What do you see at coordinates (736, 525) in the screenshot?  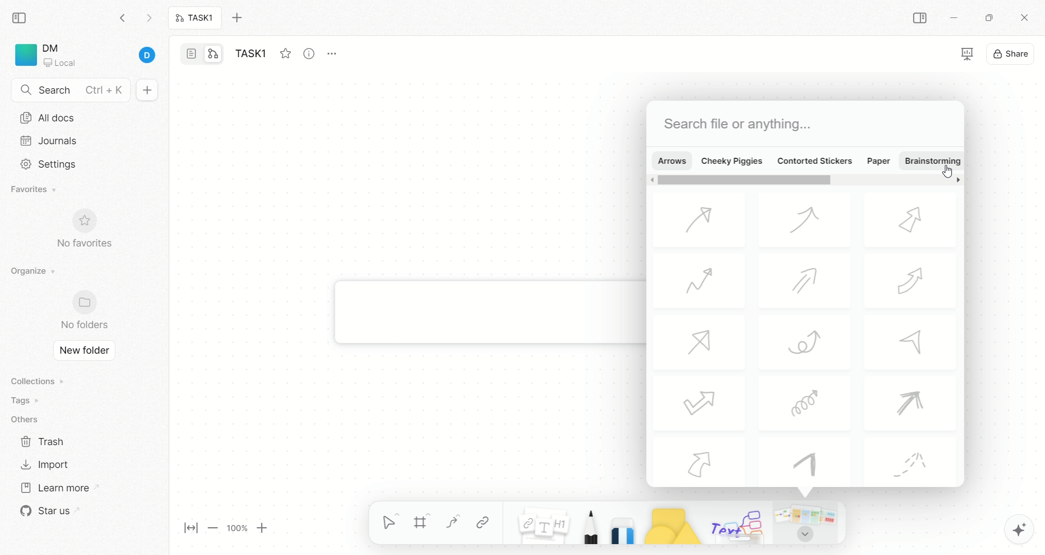 I see `text` at bounding box center [736, 525].